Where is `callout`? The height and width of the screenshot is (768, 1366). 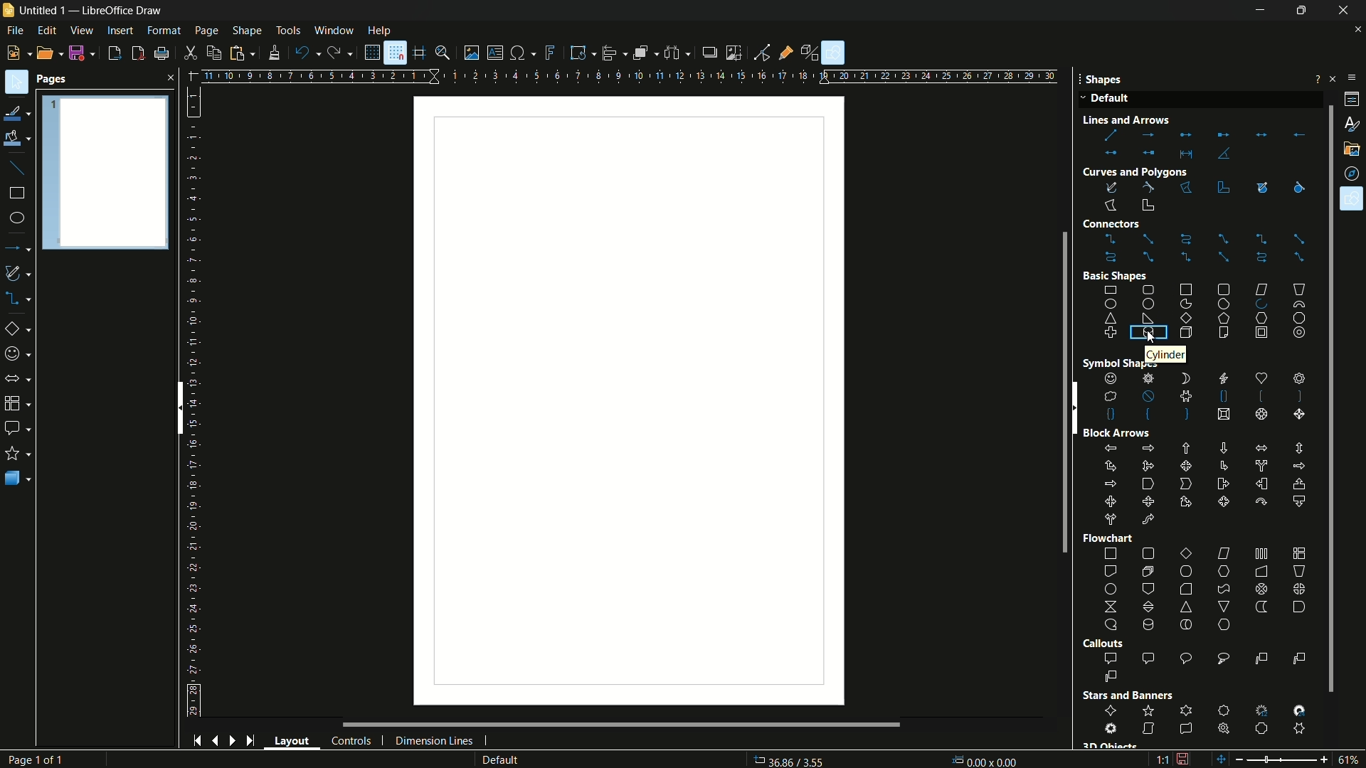 callout is located at coordinates (1207, 668).